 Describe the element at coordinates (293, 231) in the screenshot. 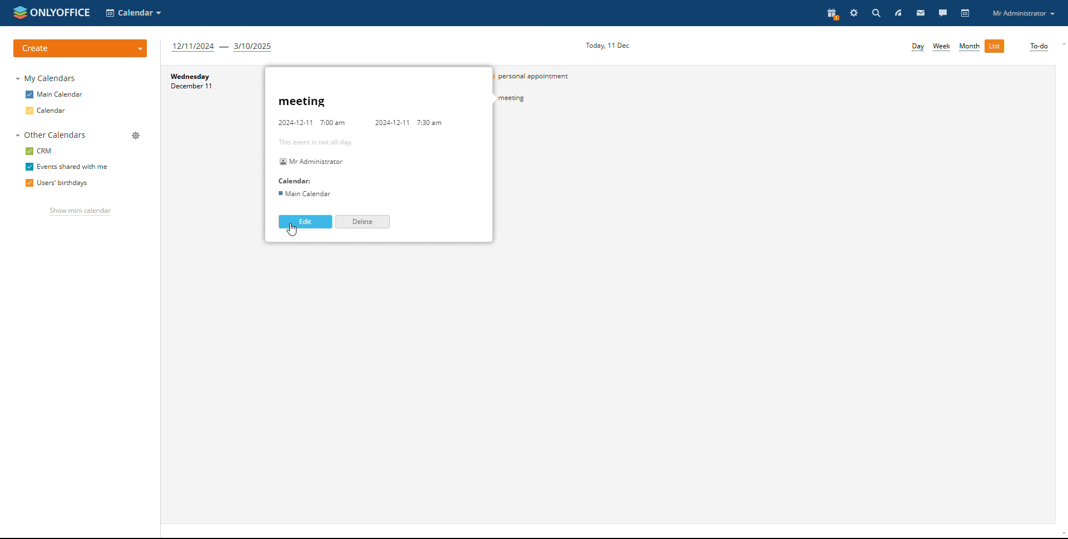

I see `cursor` at that location.